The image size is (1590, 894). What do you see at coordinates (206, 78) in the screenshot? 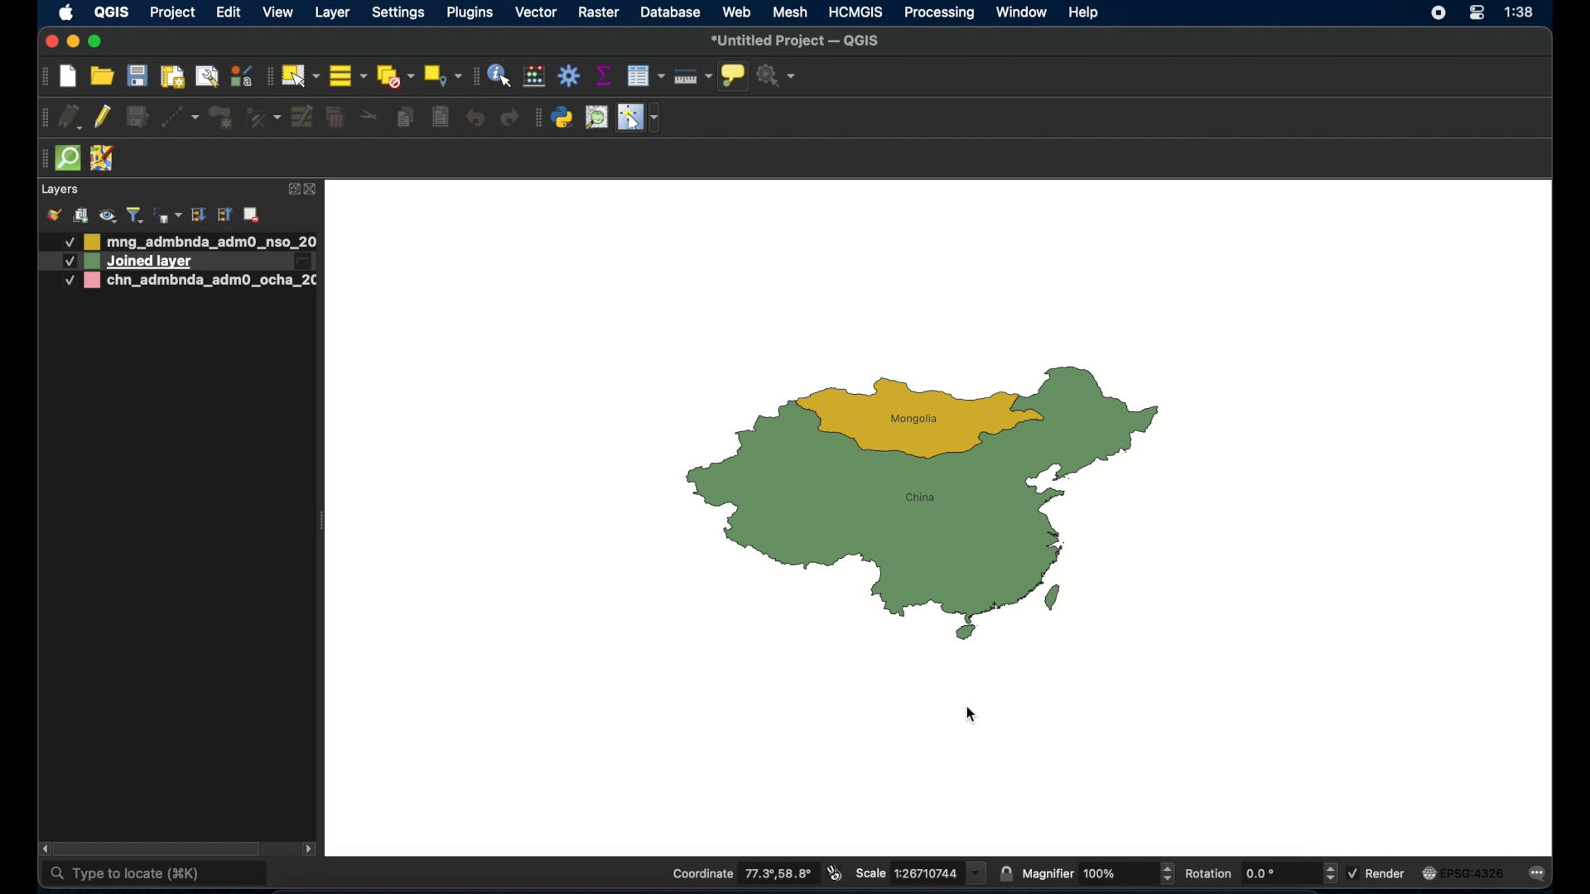
I see `show layout manager` at bounding box center [206, 78].